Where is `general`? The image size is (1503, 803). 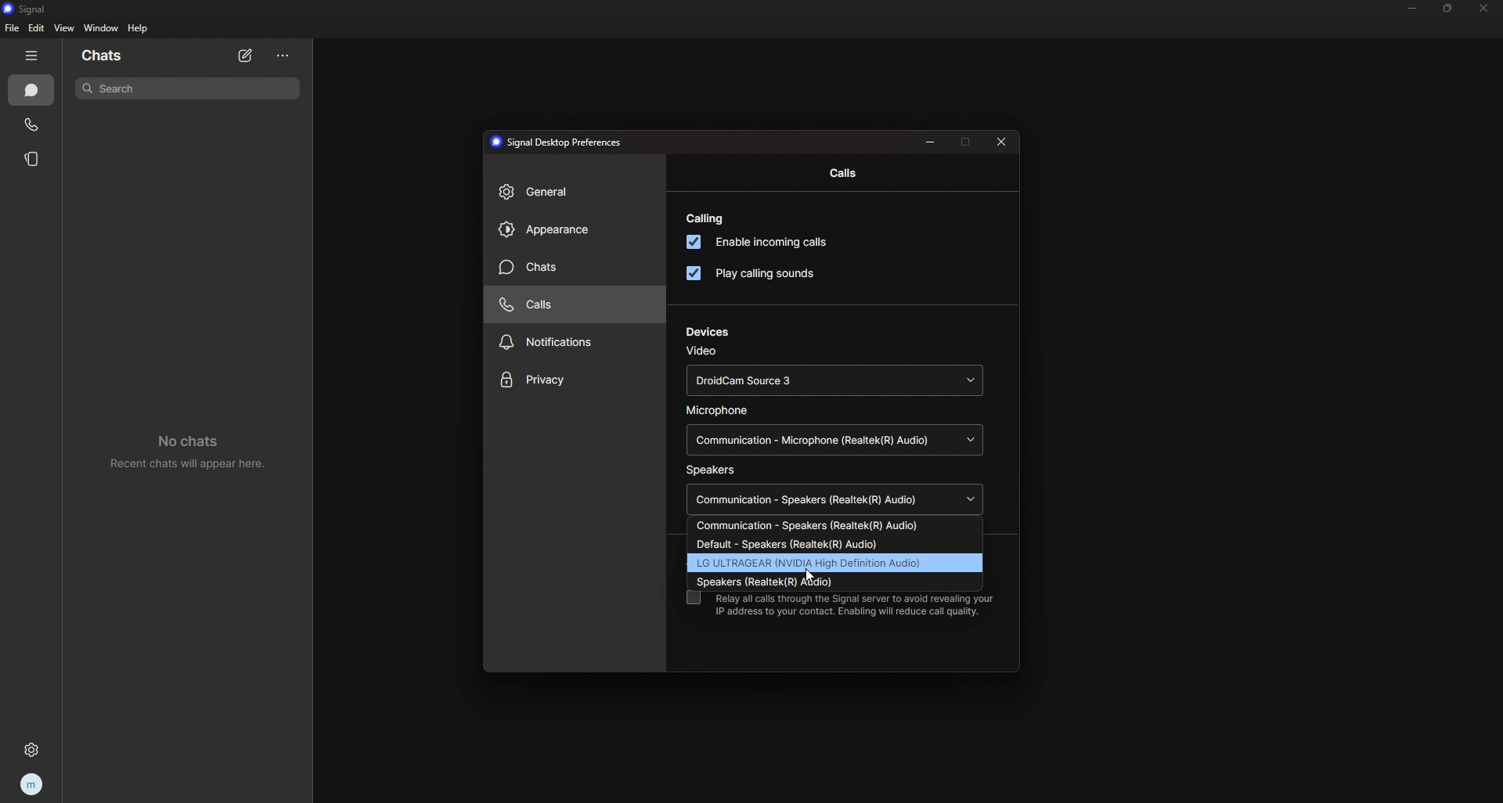 general is located at coordinates (574, 193).